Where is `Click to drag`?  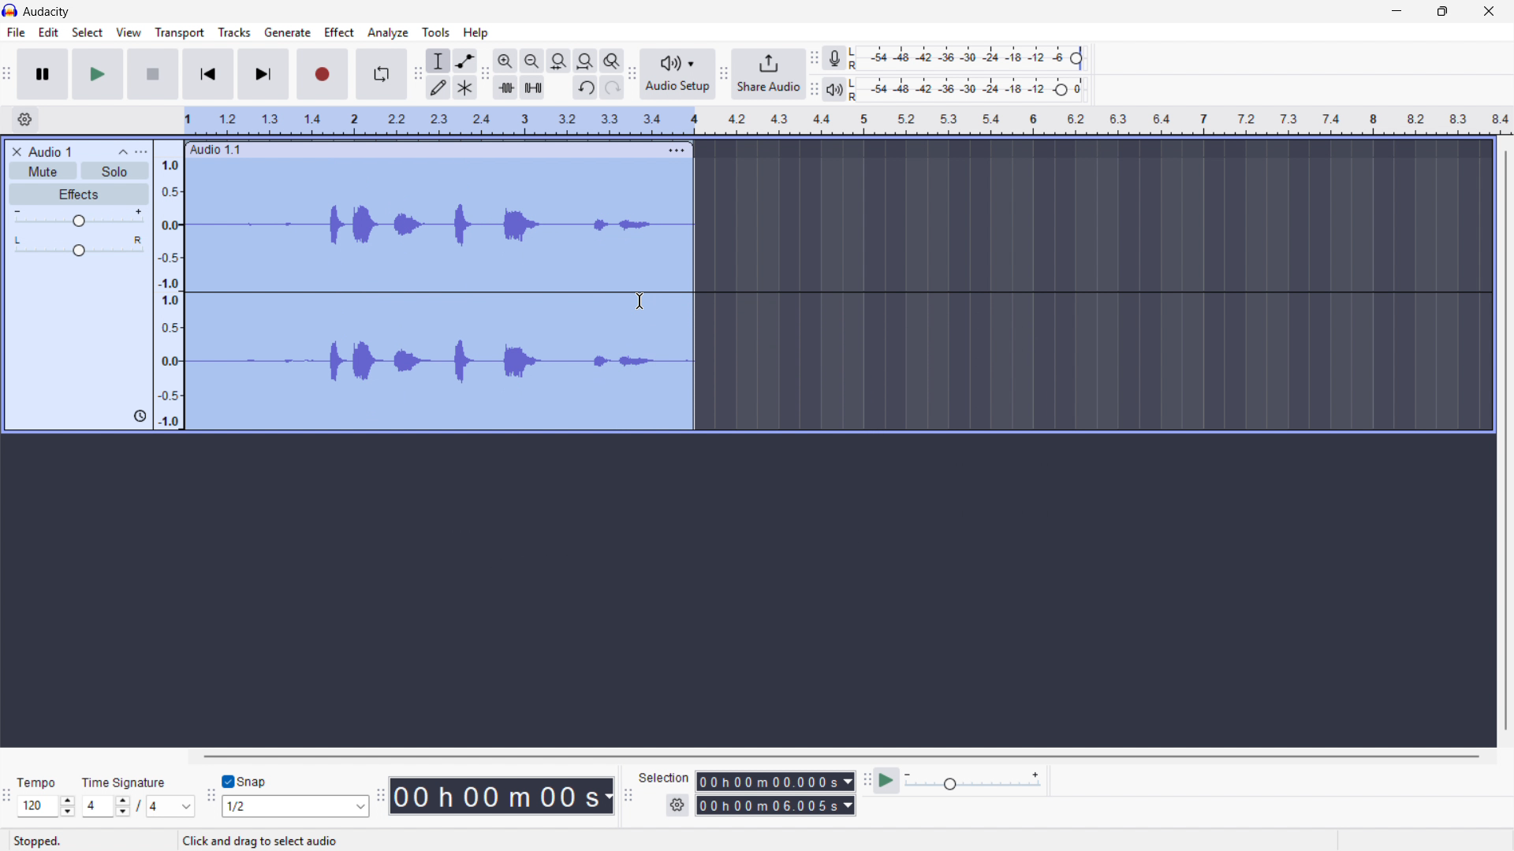
Click to drag is located at coordinates (423, 149).